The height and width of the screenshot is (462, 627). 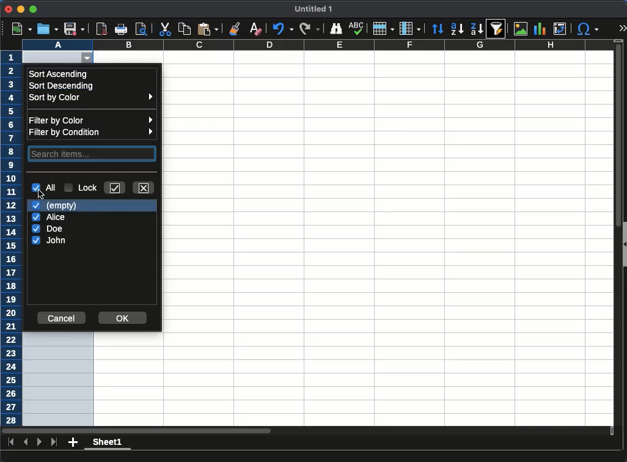 I want to click on maximize, so click(x=32, y=9).